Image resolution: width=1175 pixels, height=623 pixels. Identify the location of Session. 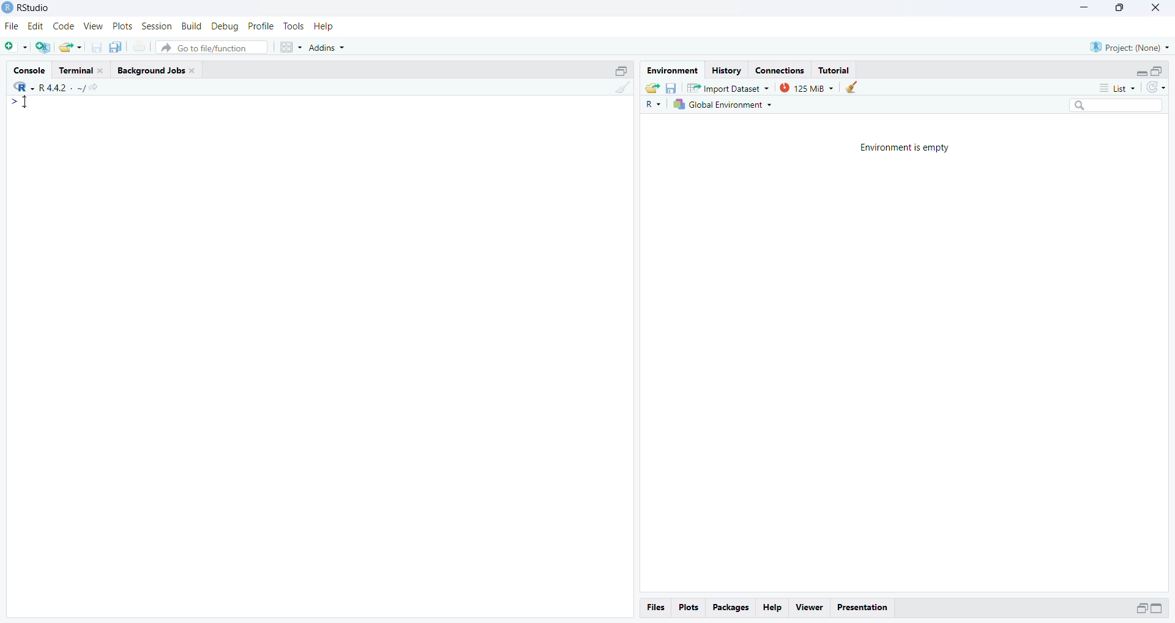
(157, 26).